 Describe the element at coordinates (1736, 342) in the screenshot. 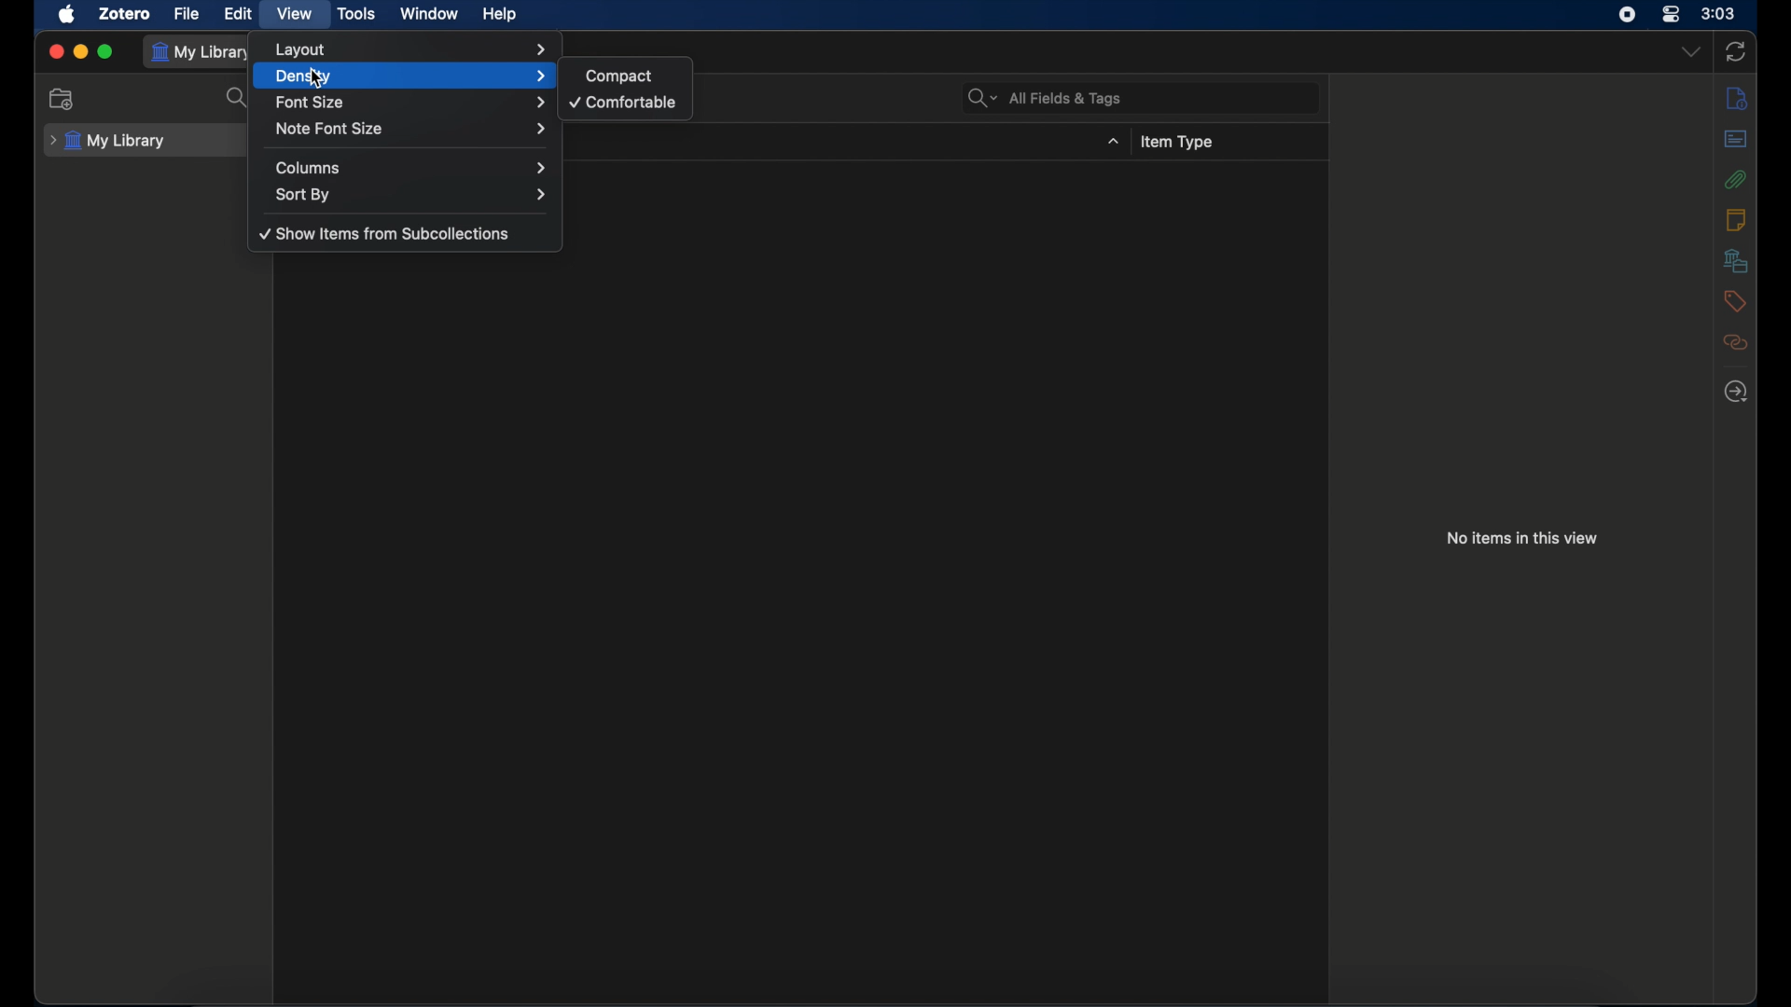

I see `related` at that location.